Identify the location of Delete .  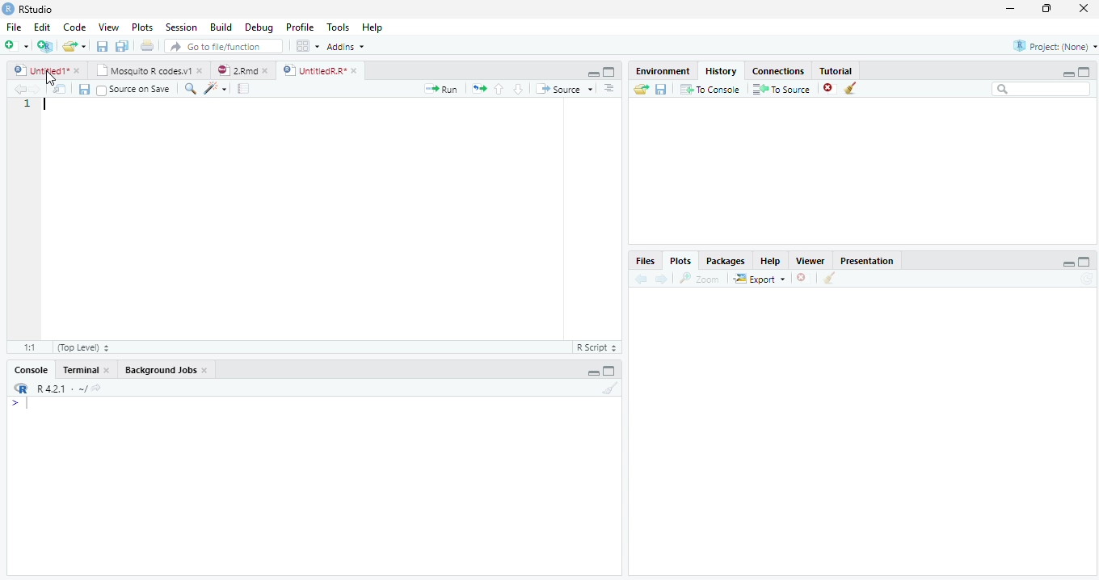
(830, 89).